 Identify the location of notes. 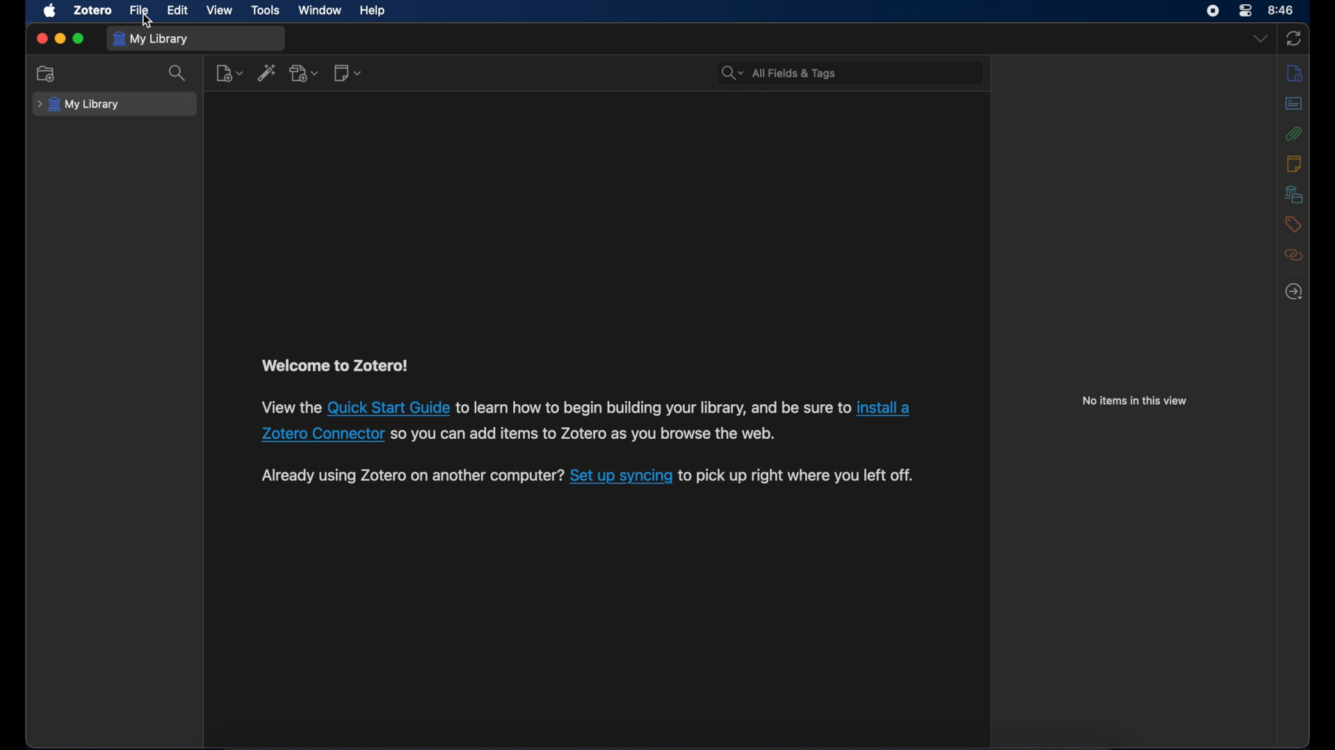
(1296, 163).